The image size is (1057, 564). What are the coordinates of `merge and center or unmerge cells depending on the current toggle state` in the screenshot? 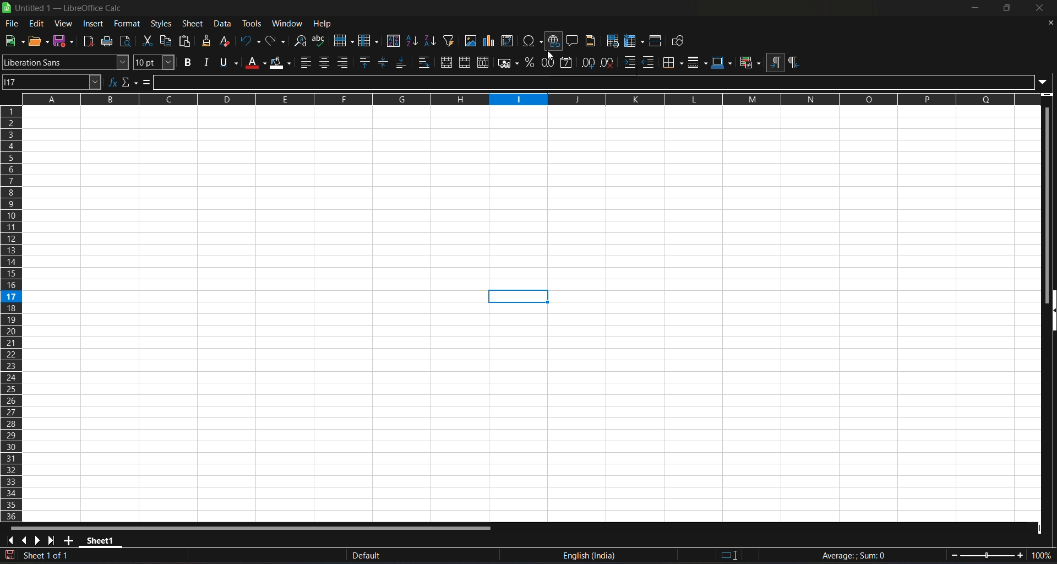 It's located at (446, 62).